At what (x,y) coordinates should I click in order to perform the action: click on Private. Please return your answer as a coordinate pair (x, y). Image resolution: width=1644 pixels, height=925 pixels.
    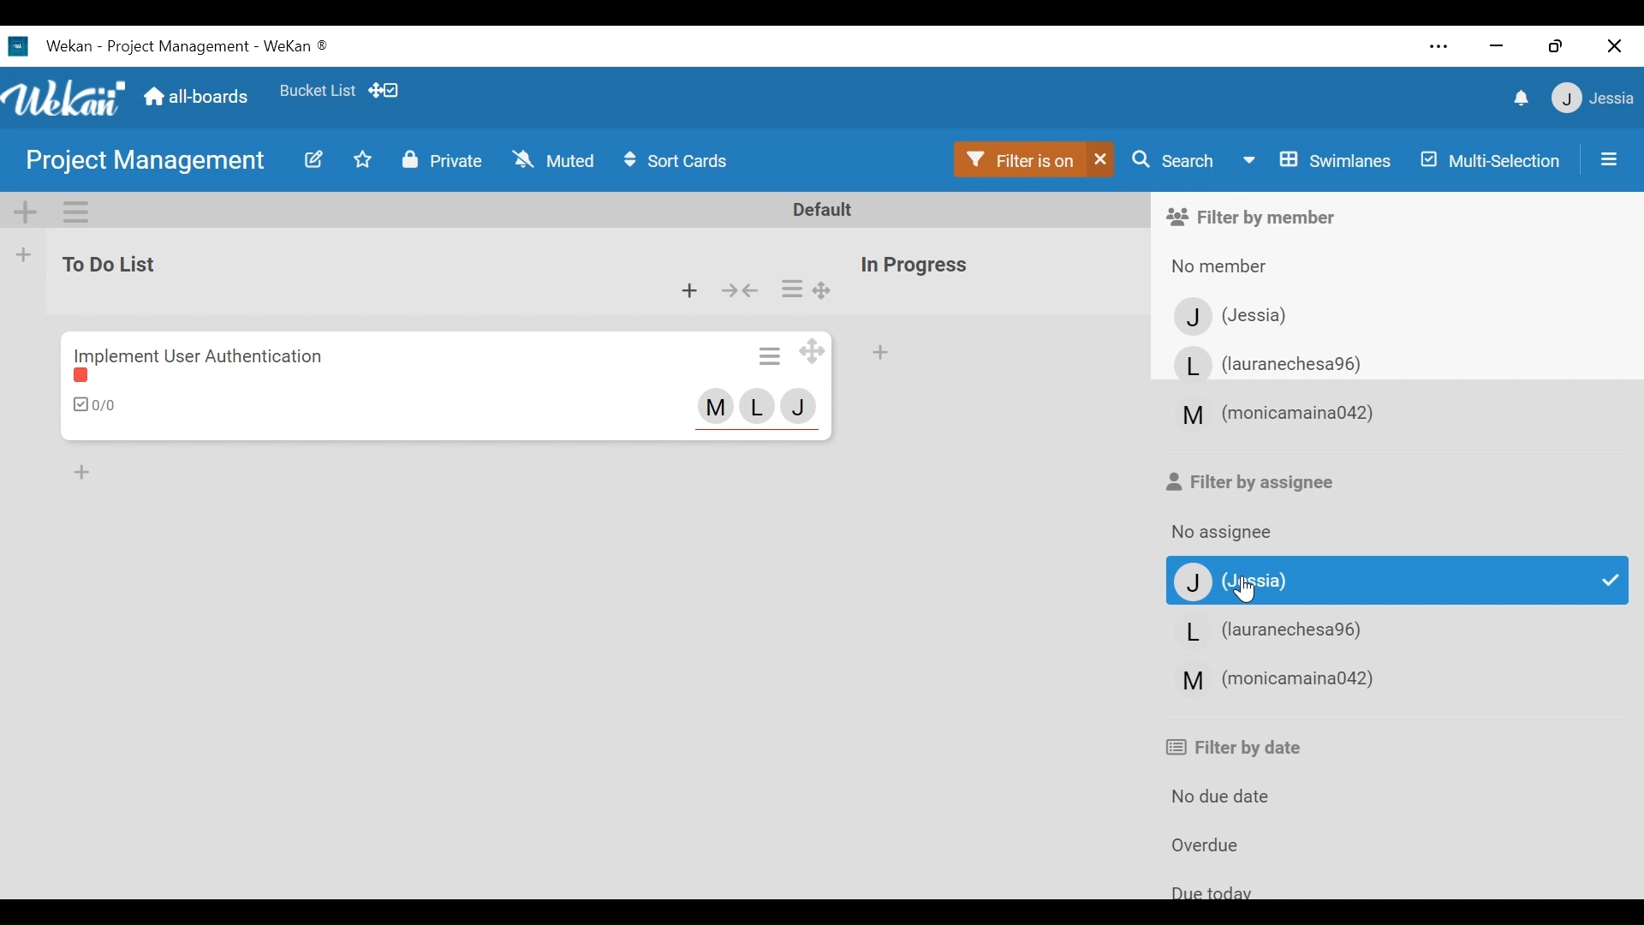
    Looking at the image, I should click on (444, 159).